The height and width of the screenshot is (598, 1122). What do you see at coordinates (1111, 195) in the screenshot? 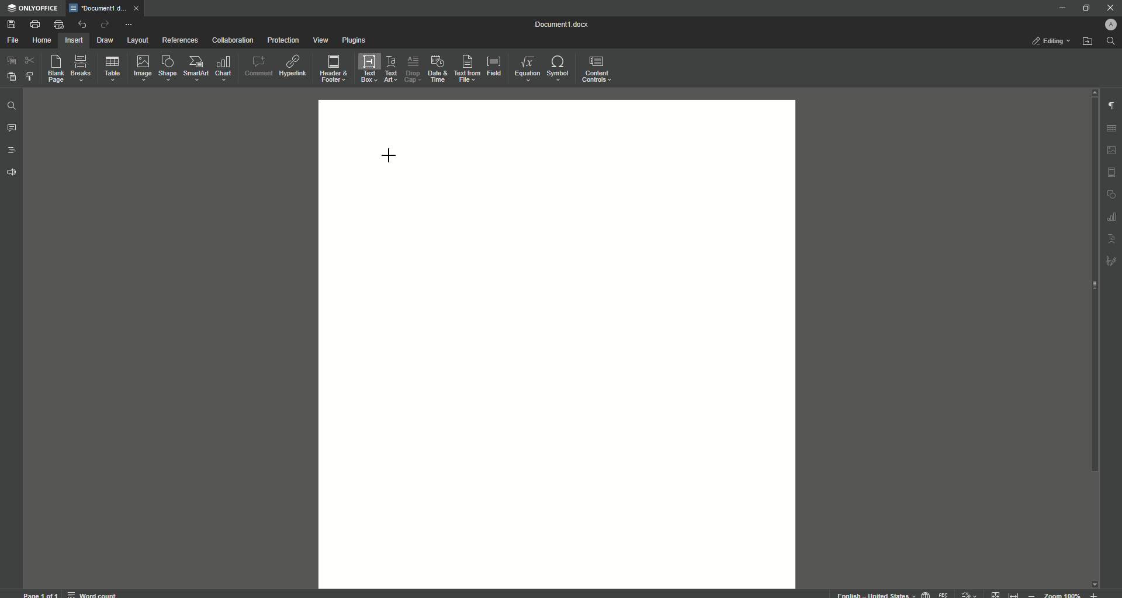
I see `shape` at bounding box center [1111, 195].